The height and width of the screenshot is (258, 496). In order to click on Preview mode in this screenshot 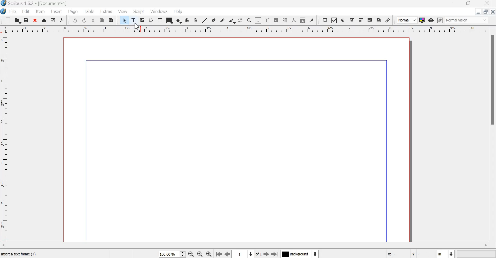, I will do `click(431, 21)`.